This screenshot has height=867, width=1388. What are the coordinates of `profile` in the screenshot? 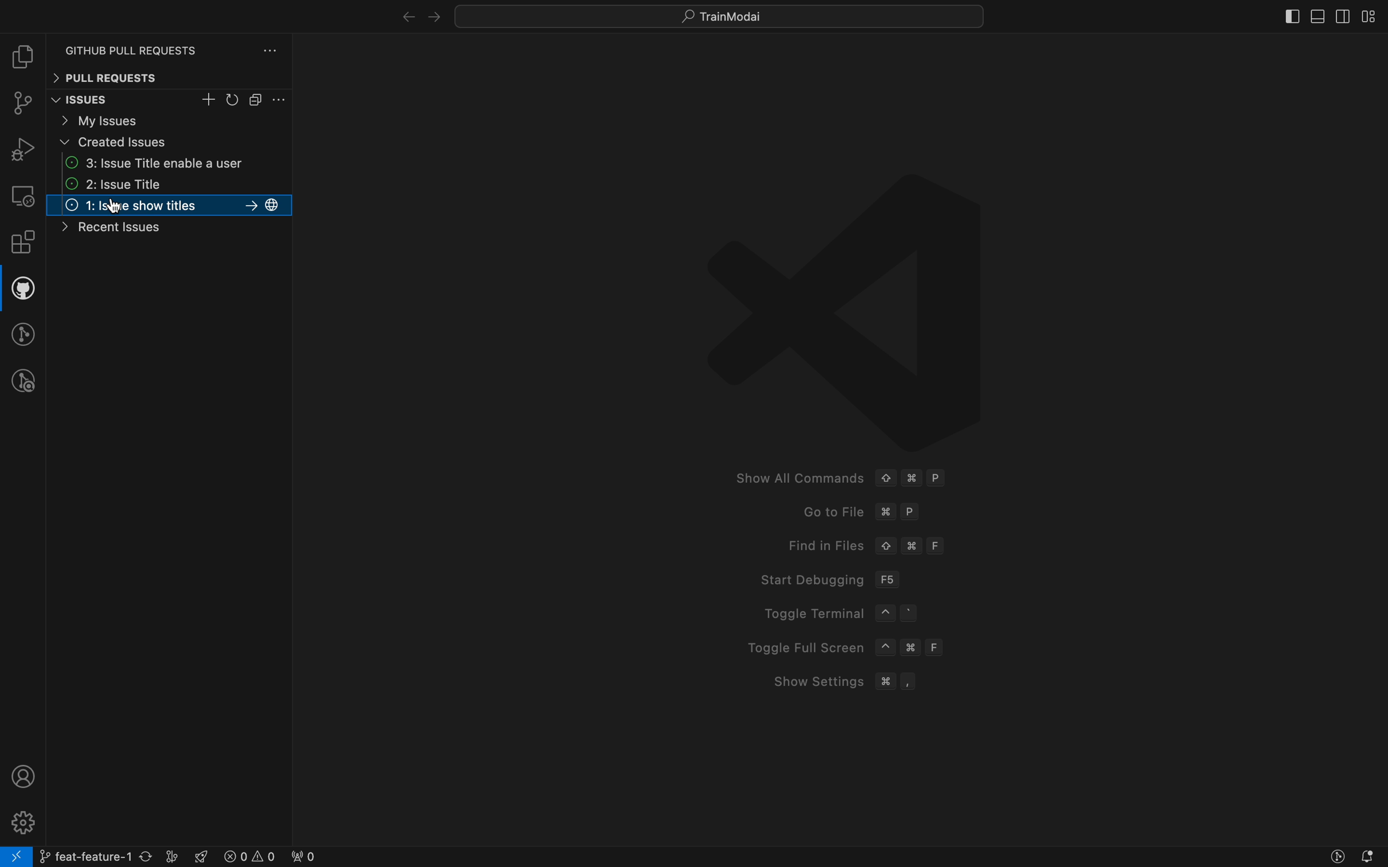 It's located at (20, 776).